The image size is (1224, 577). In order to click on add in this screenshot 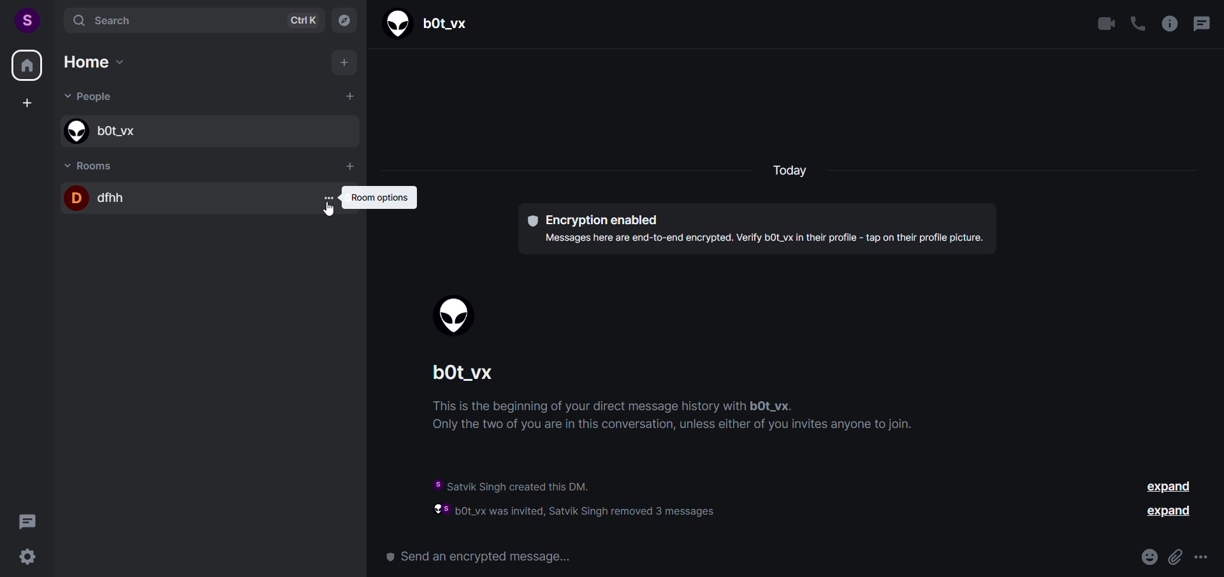, I will do `click(346, 64)`.